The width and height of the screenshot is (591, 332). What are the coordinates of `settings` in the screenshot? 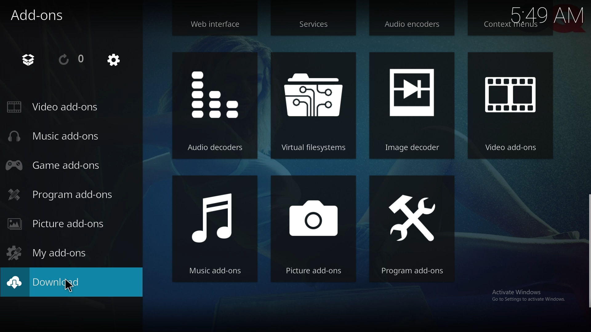 It's located at (113, 61).